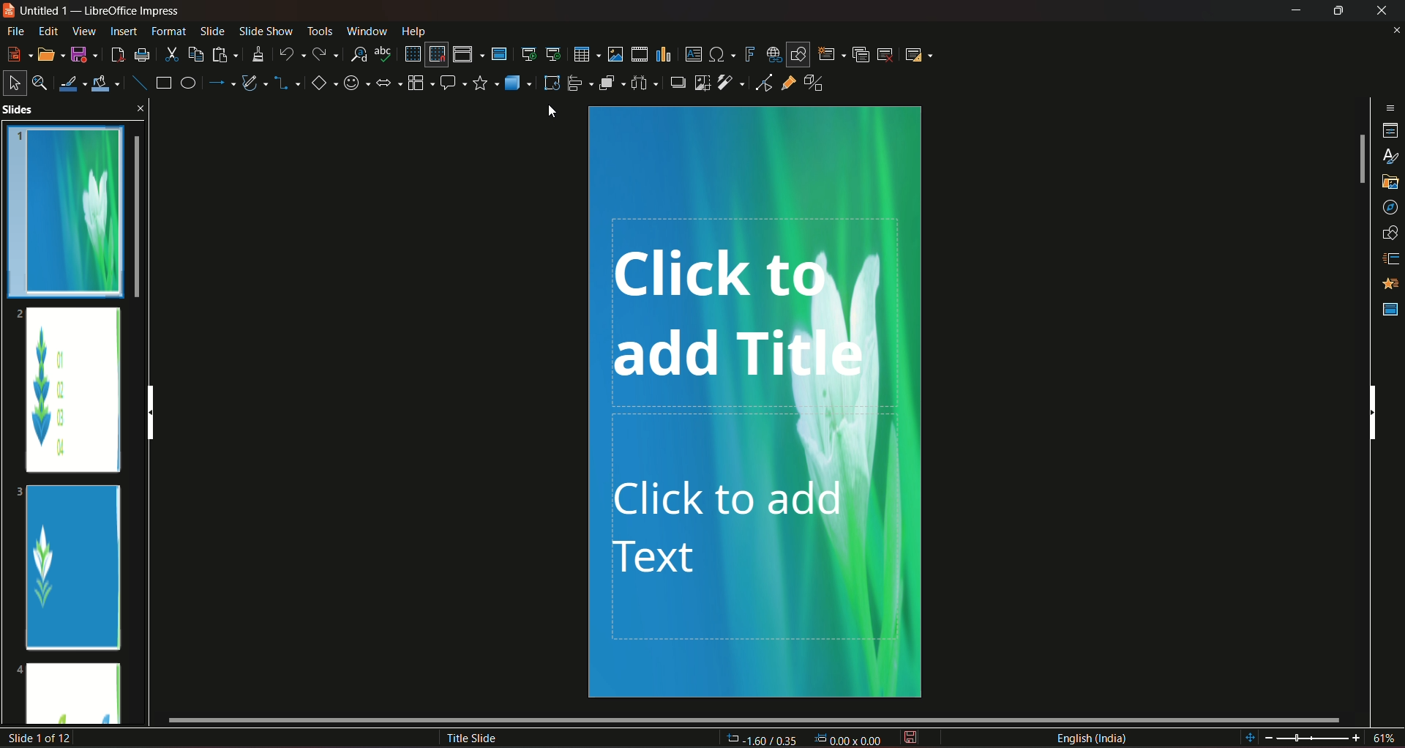  I want to click on stars and banners, so click(486, 82).